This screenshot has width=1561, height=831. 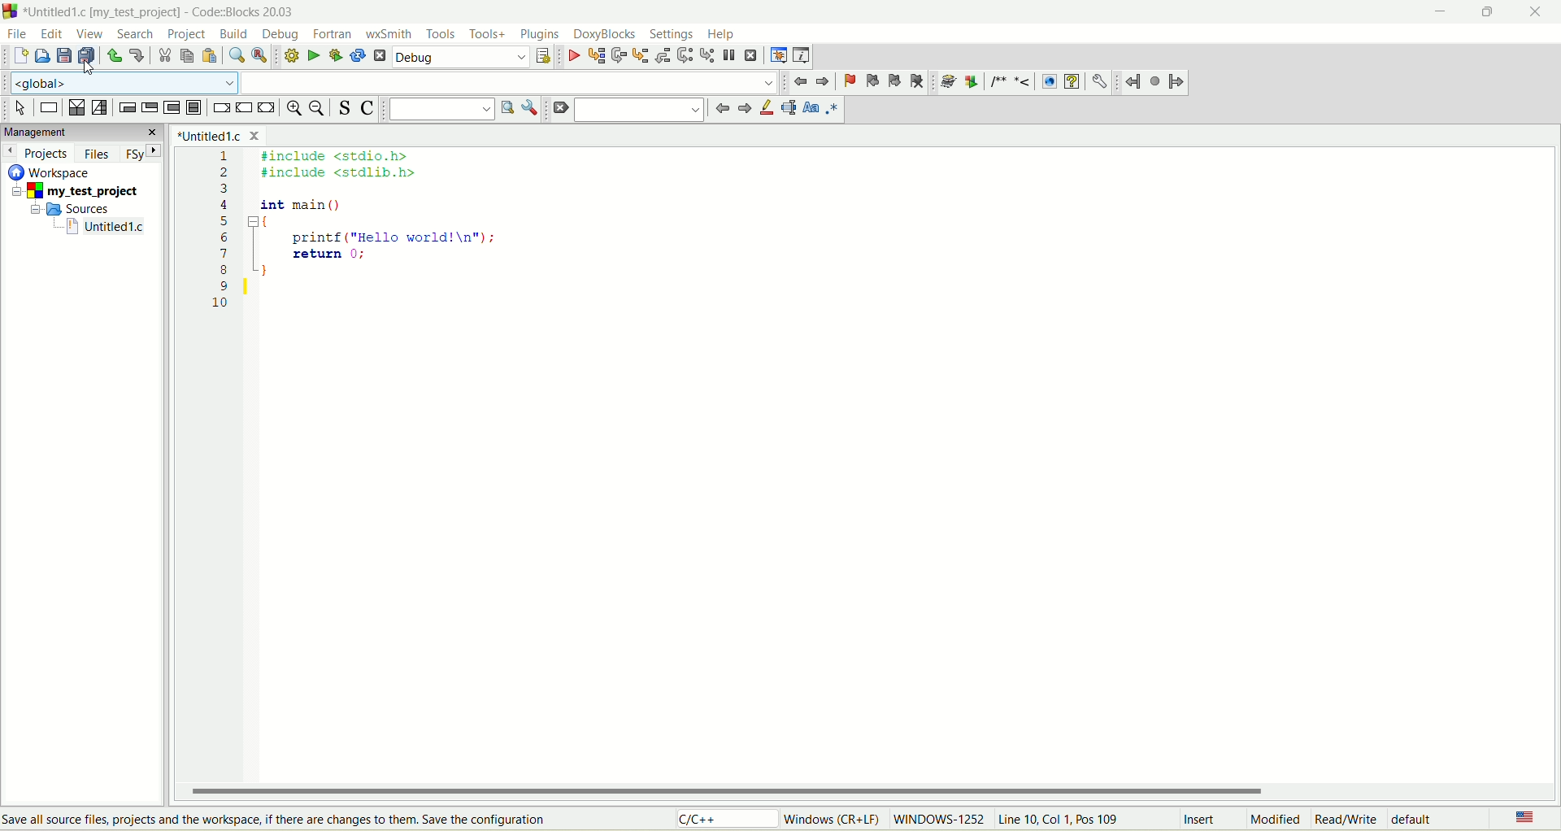 I want to click on save, so click(x=63, y=56).